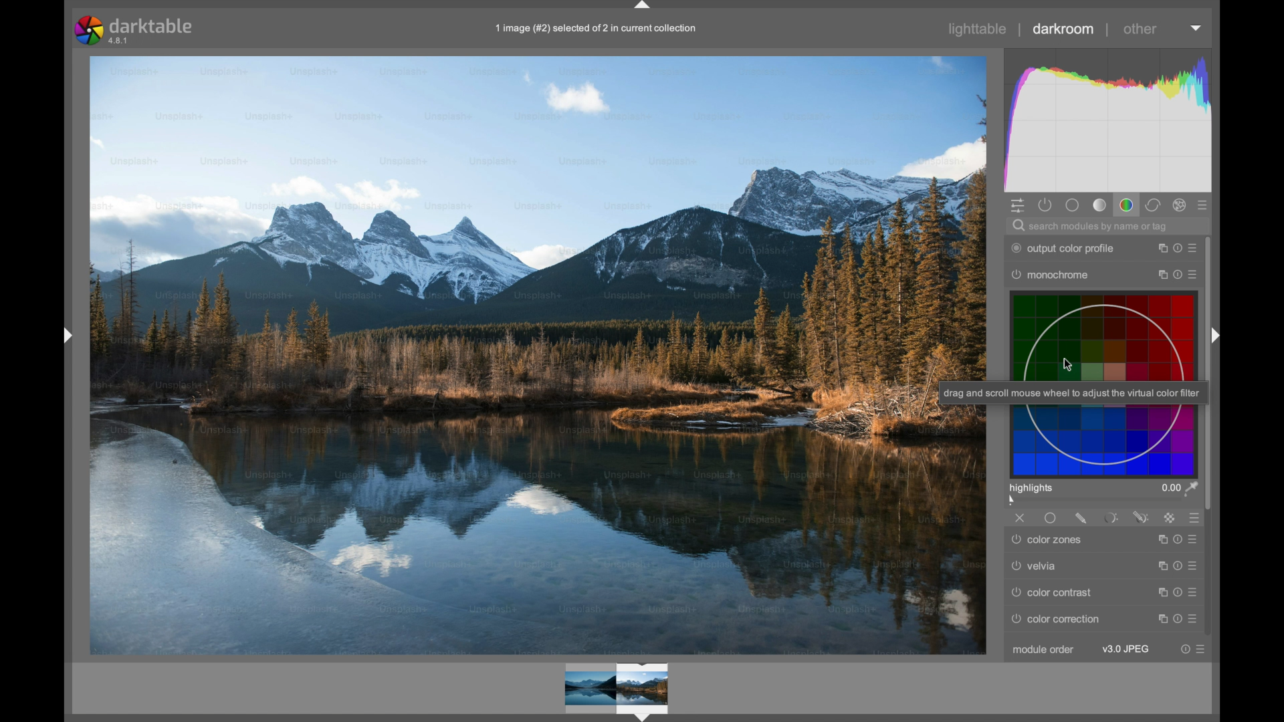  Describe the element at coordinates (1125, 649) in the screenshot. I see `v3.0 jpeg` at that location.